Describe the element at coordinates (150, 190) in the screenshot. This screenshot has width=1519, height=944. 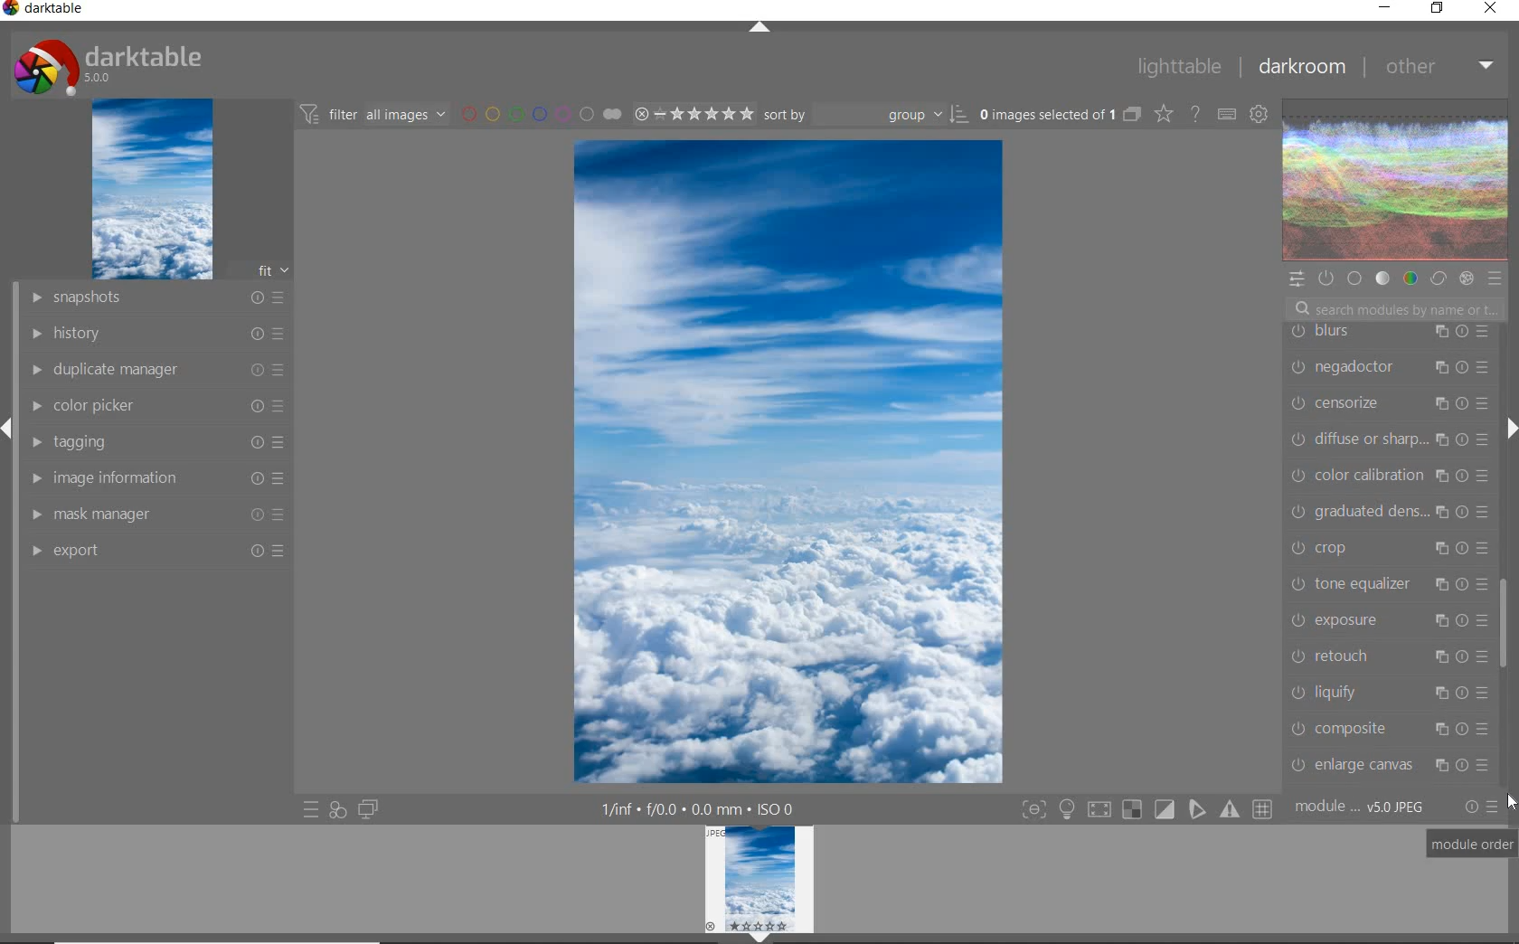
I see `IMAGE` at that location.